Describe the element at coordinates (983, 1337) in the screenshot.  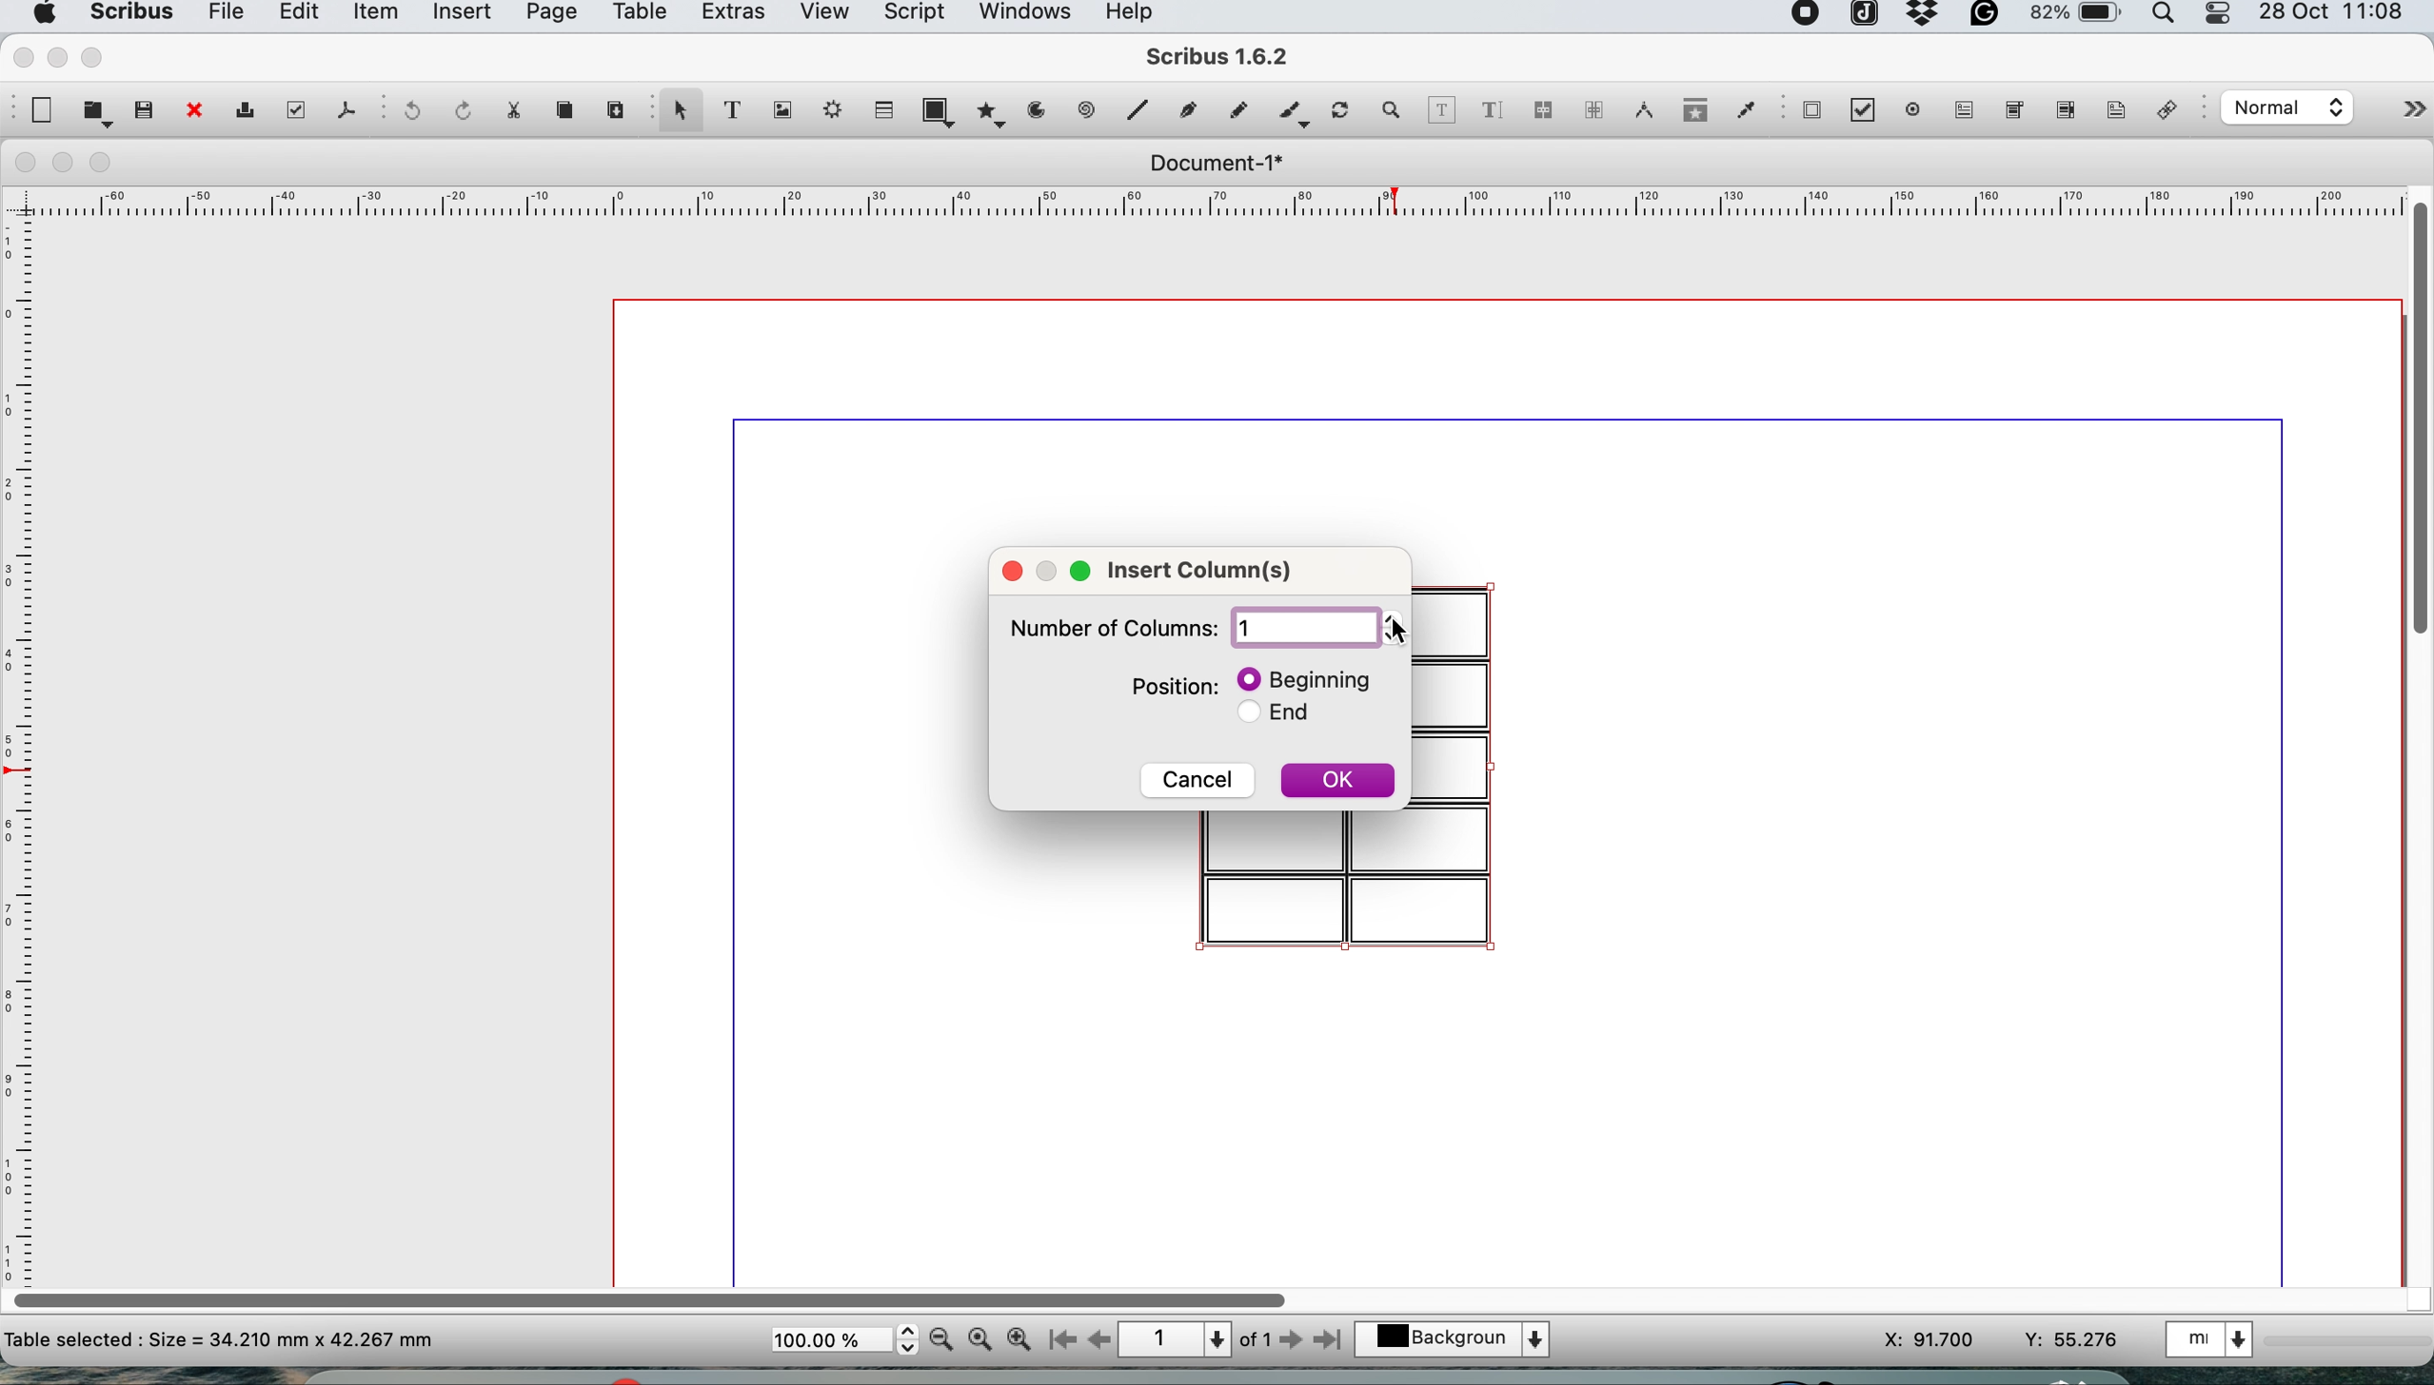
I see `zoom 100%` at that location.